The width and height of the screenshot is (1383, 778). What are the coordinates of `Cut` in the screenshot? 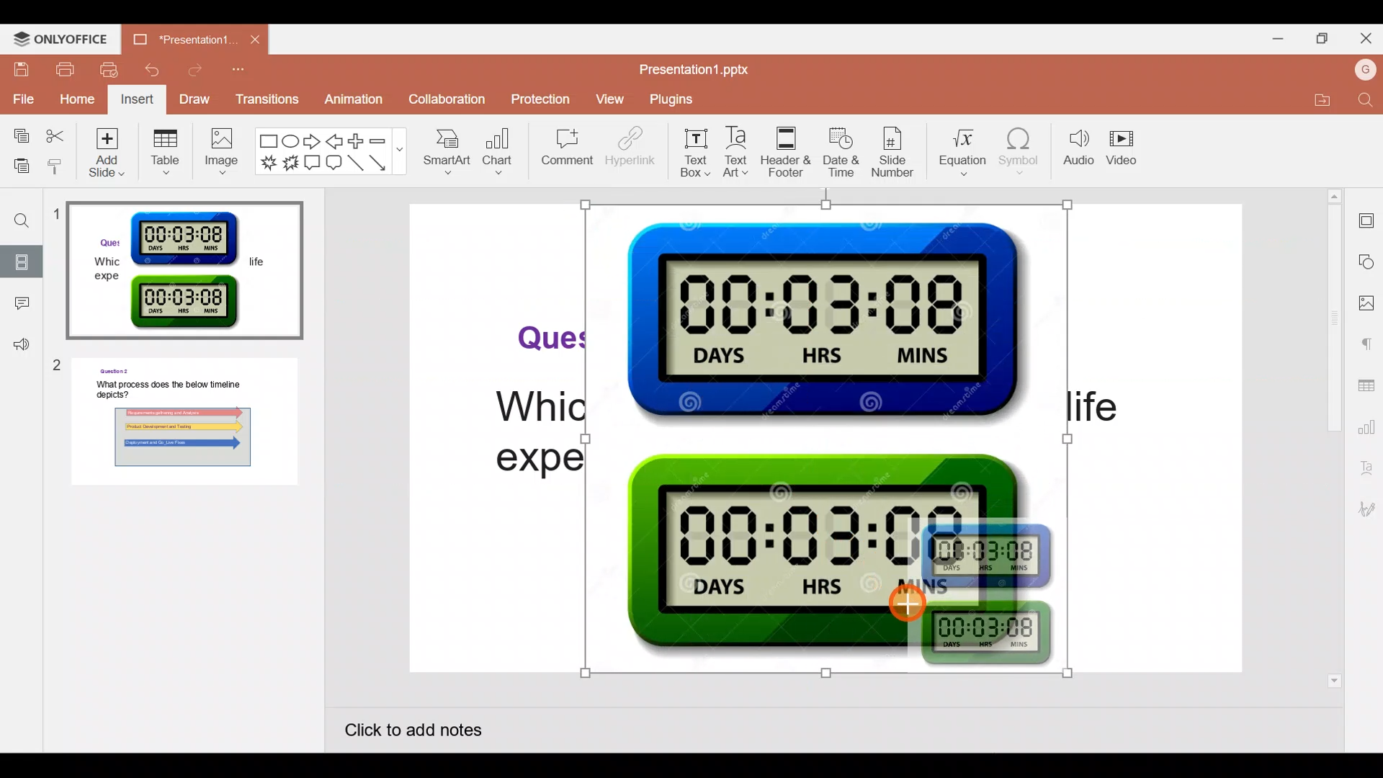 It's located at (57, 135).